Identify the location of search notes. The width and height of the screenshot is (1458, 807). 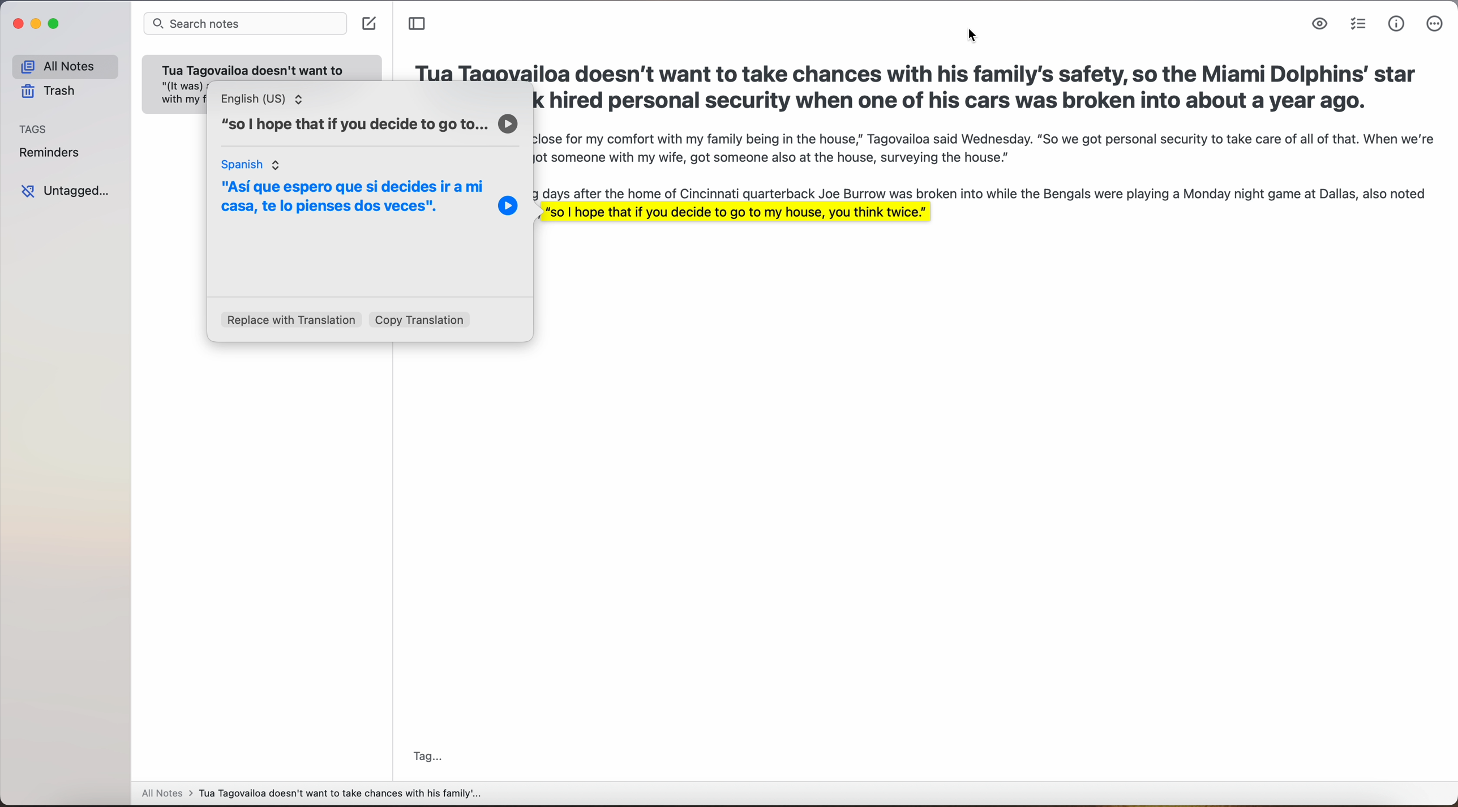
(245, 24).